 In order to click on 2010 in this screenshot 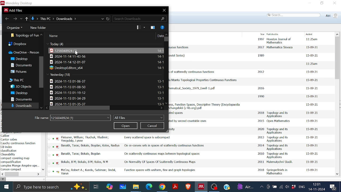, I will do `click(261, 154)`.